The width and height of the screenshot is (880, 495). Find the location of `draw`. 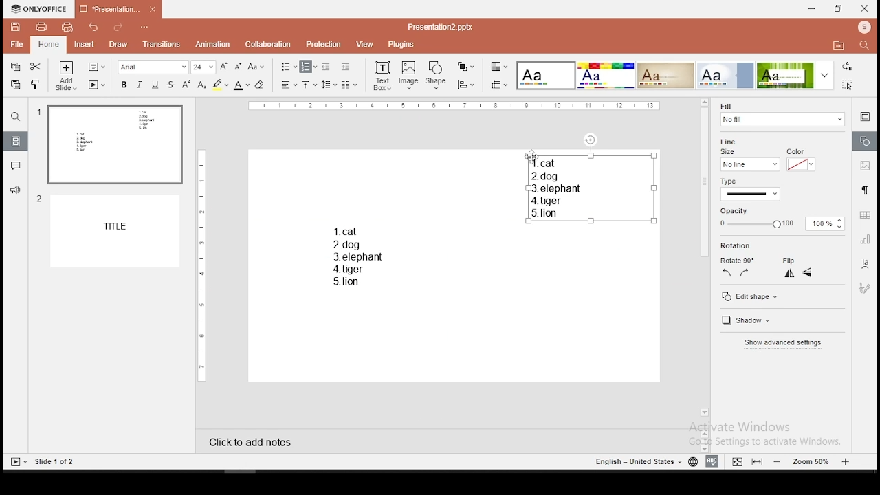

draw is located at coordinates (118, 45).